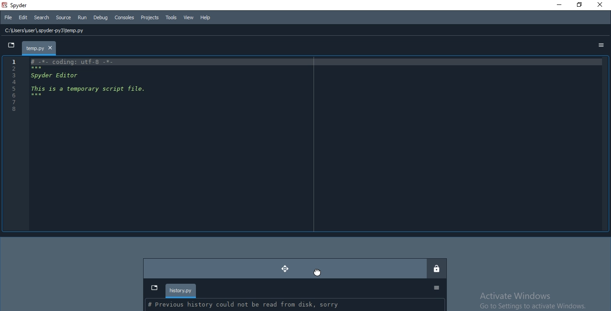  Describe the element at coordinates (64, 17) in the screenshot. I see `Source` at that location.